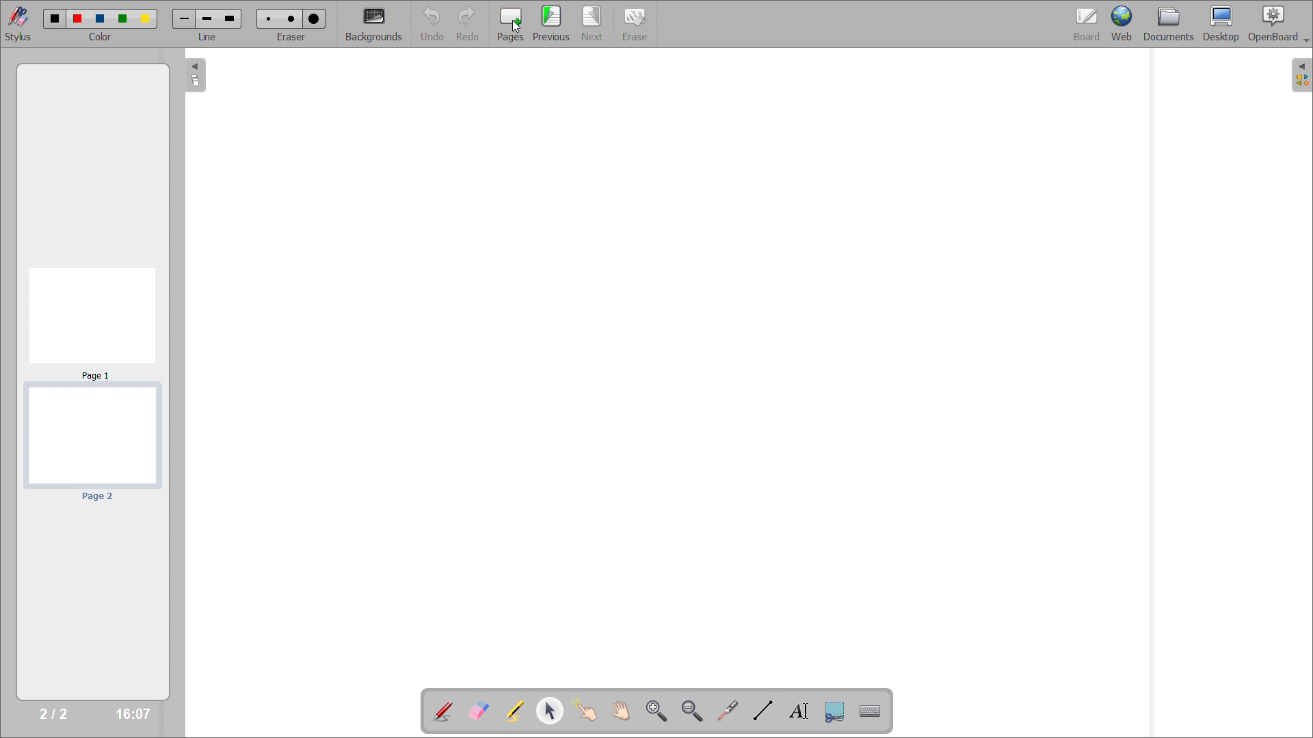  I want to click on stylus, so click(19, 24).